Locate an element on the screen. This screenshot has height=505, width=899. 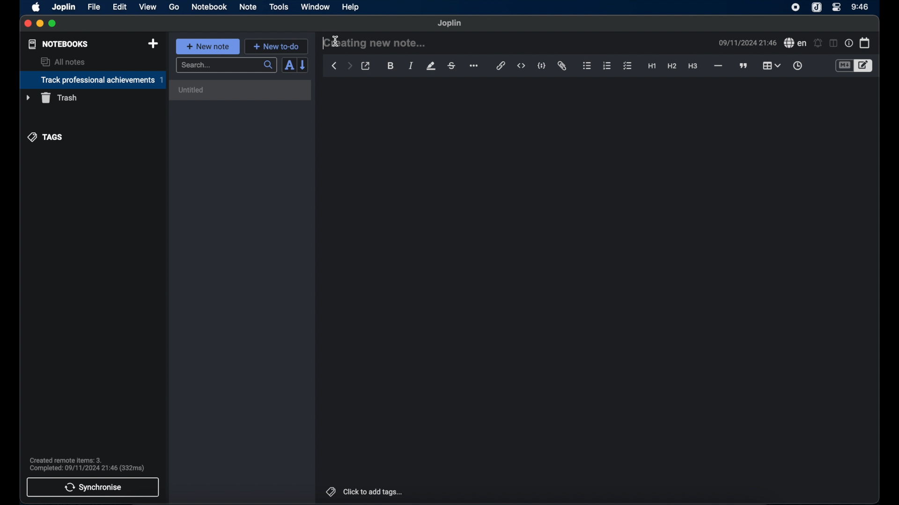
set alarm is located at coordinates (818, 43).